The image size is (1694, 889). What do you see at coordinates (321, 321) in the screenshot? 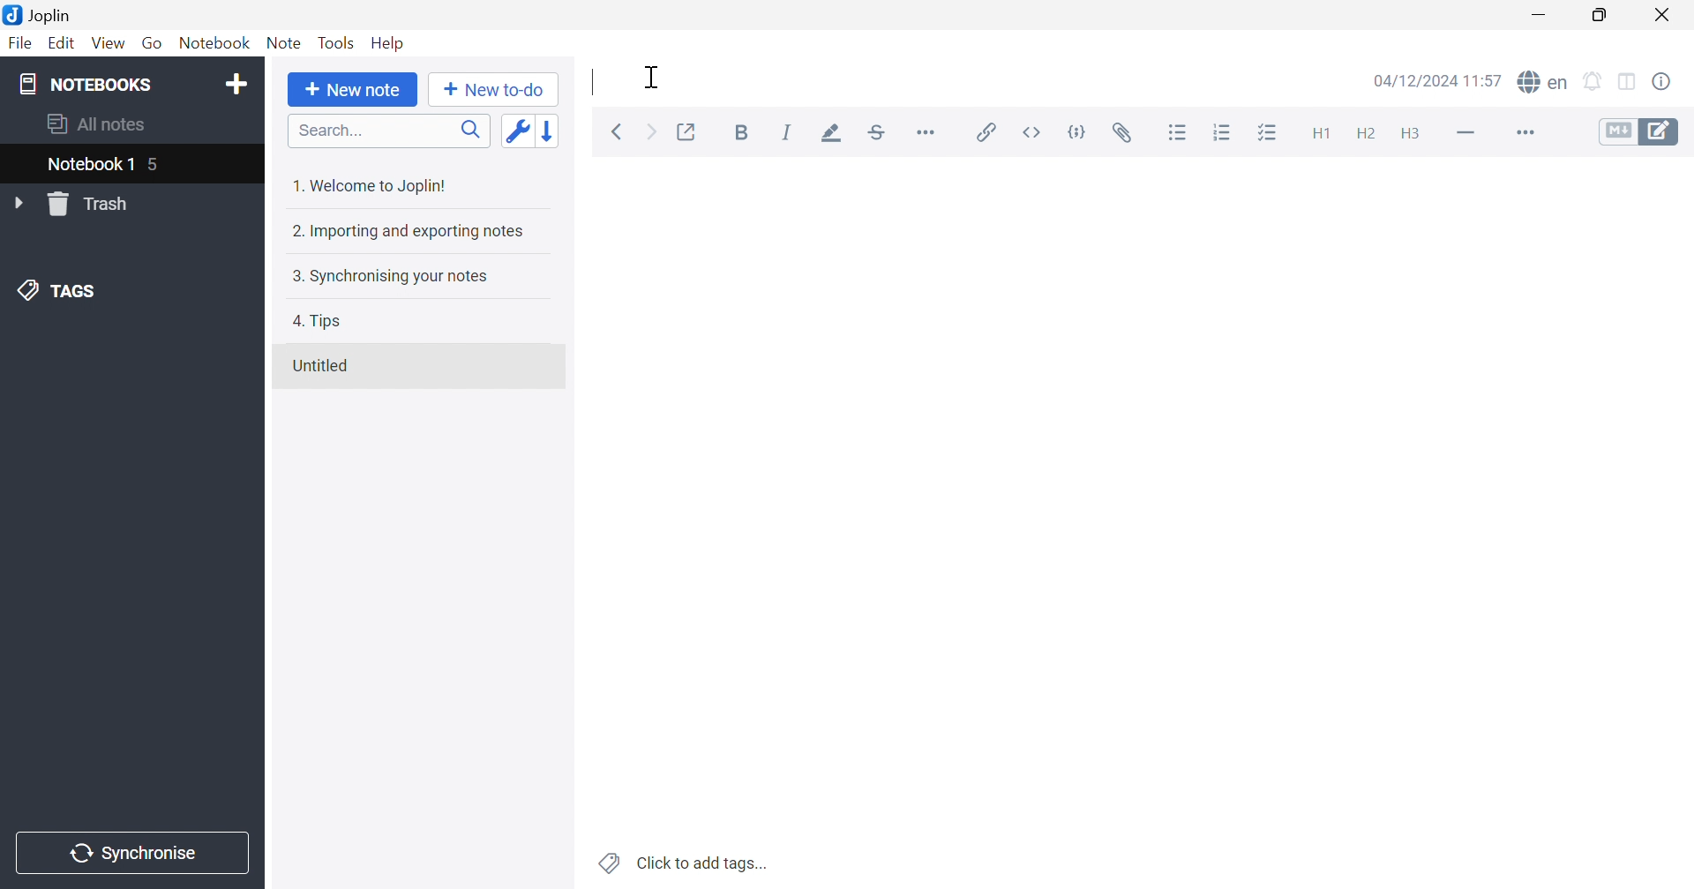
I see `4. Tips` at bounding box center [321, 321].